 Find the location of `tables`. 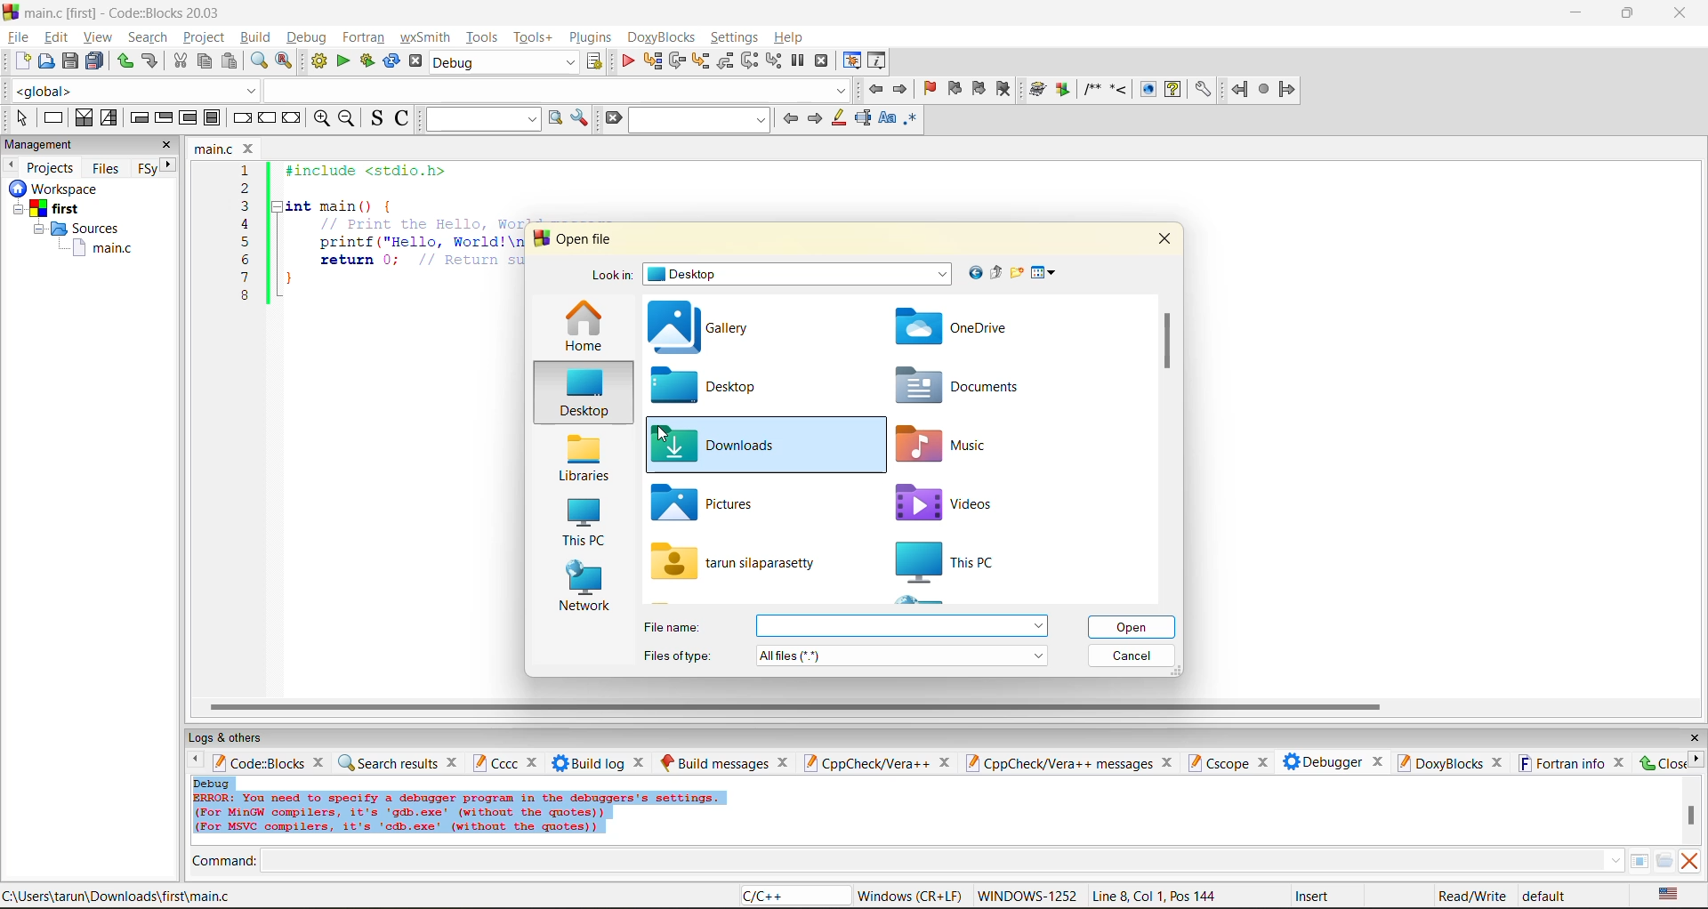

tables is located at coordinates (1639, 860).